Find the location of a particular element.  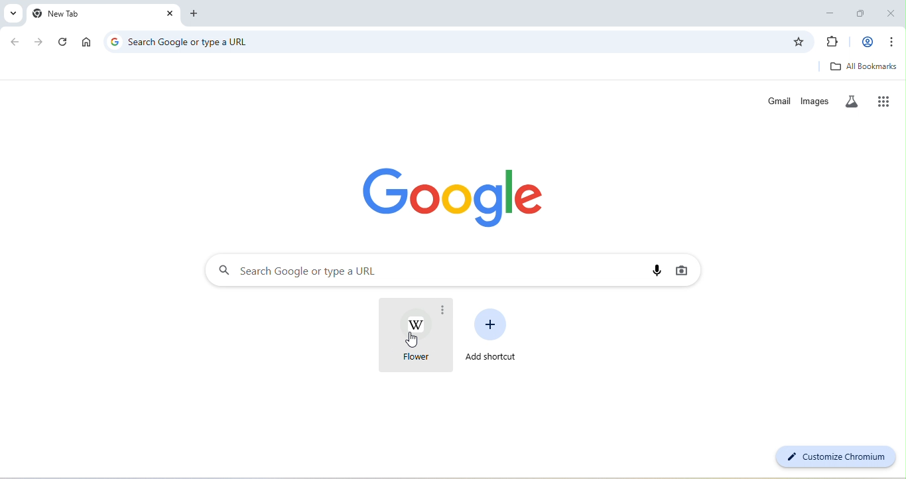

close is located at coordinates (892, 11).